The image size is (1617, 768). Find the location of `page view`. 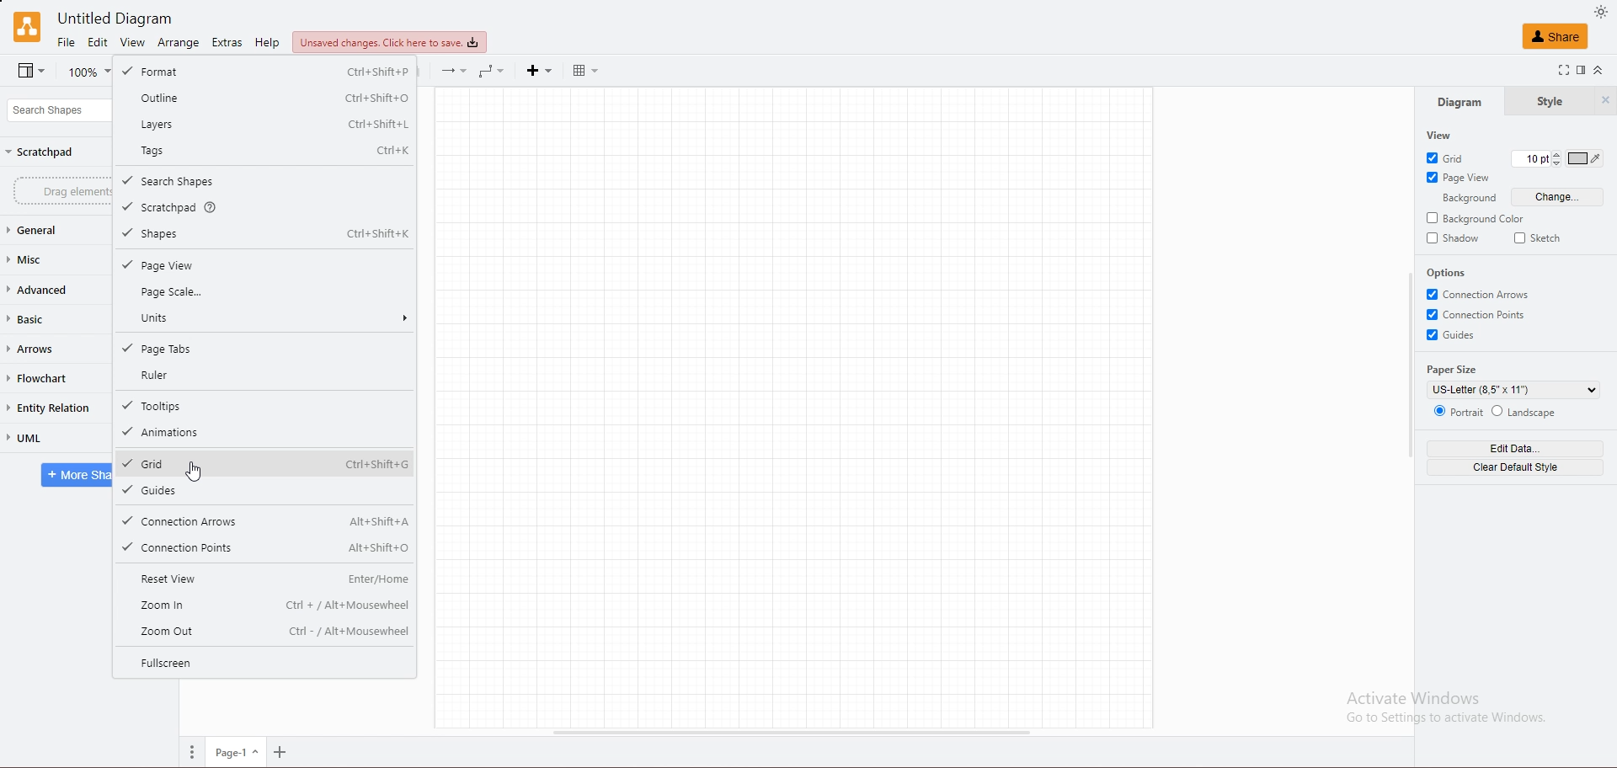

page view is located at coordinates (1460, 177).